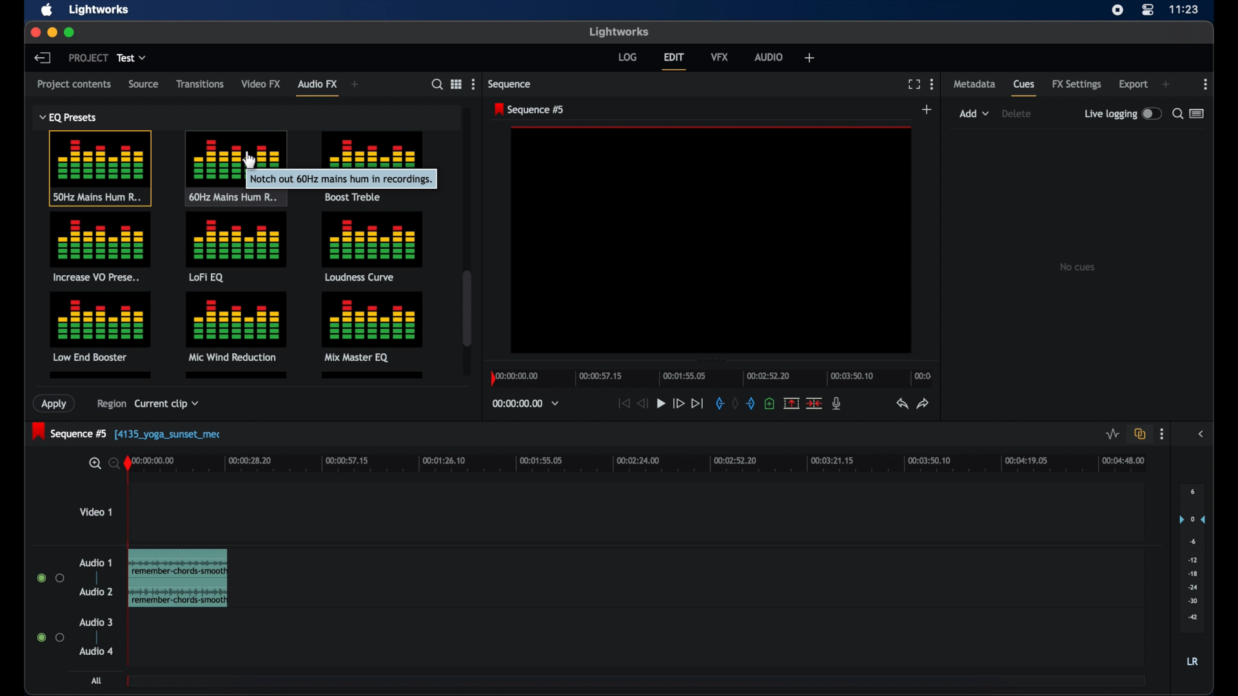 The image size is (1238, 696). I want to click on play, so click(661, 404).